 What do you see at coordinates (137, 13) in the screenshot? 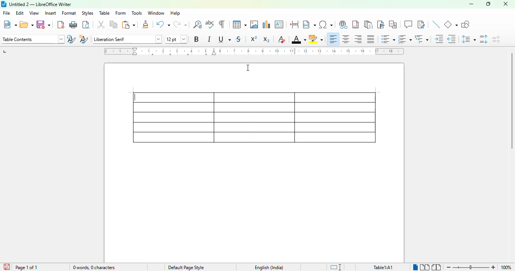
I see `tools` at bounding box center [137, 13].